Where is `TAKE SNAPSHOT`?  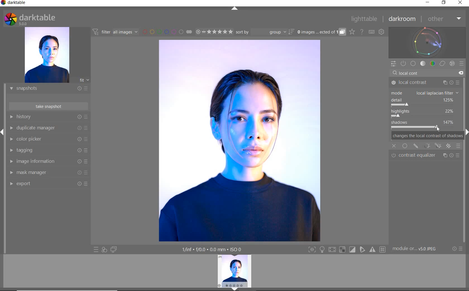 TAKE SNAPSHOT is located at coordinates (48, 106).